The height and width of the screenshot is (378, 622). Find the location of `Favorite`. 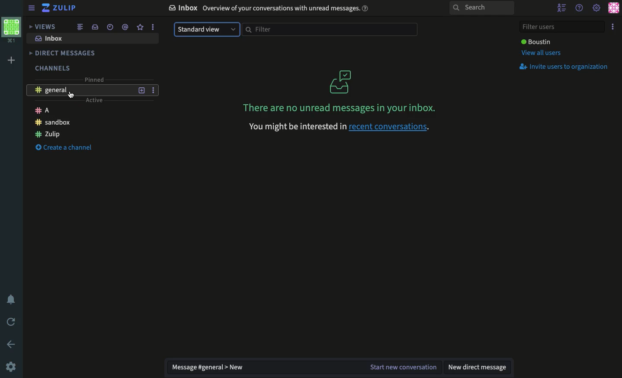

Favorite is located at coordinates (141, 27).